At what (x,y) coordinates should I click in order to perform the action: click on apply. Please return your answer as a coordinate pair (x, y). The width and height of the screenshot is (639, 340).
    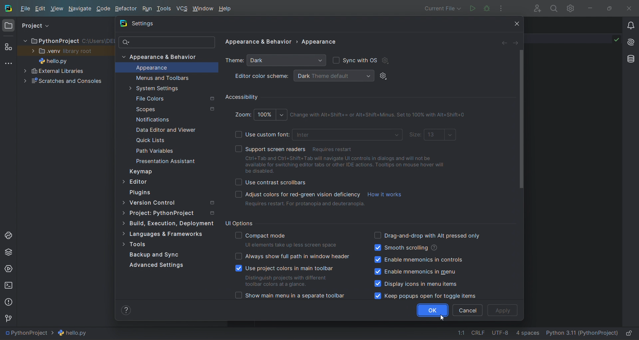
    Looking at the image, I should click on (504, 310).